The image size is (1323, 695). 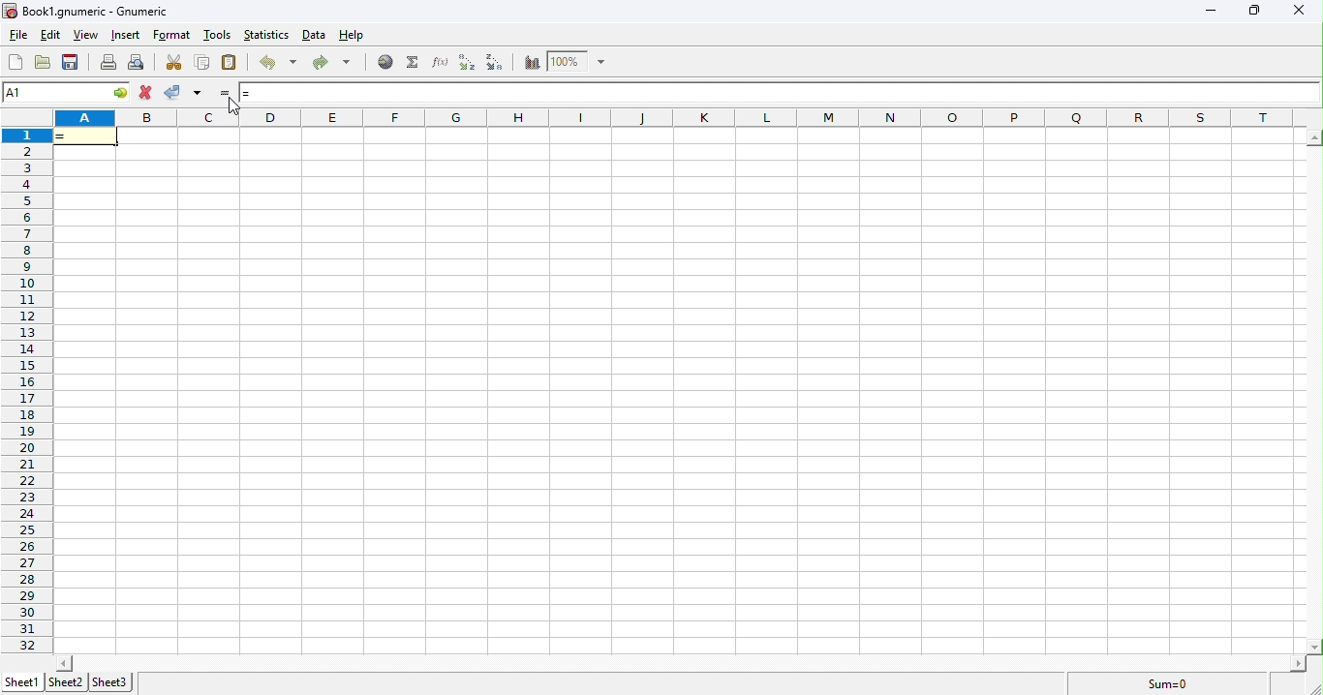 What do you see at coordinates (175, 64) in the screenshot?
I see `cut` at bounding box center [175, 64].